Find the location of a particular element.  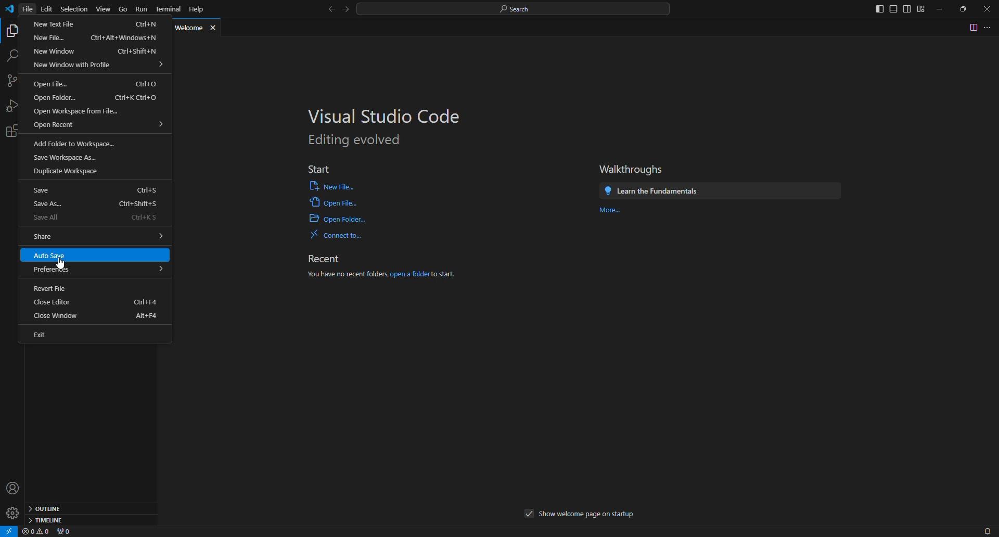

ctrl+f4 is located at coordinates (146, 301).